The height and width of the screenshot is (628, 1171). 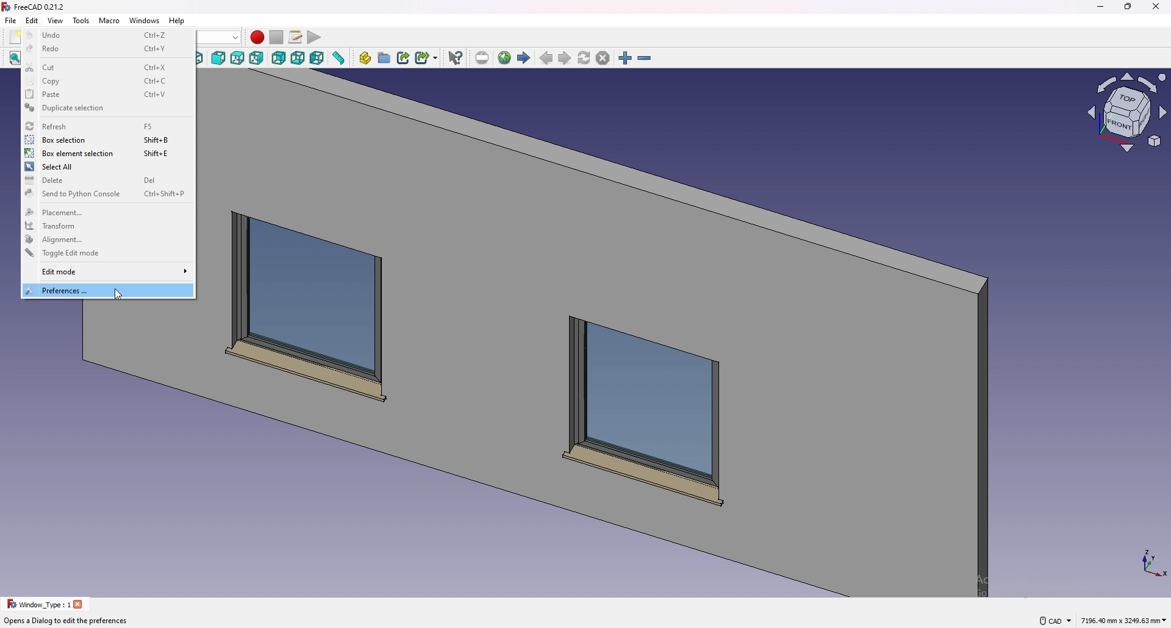 I want to click on toggle edit mode, so click(x=106, y=254).